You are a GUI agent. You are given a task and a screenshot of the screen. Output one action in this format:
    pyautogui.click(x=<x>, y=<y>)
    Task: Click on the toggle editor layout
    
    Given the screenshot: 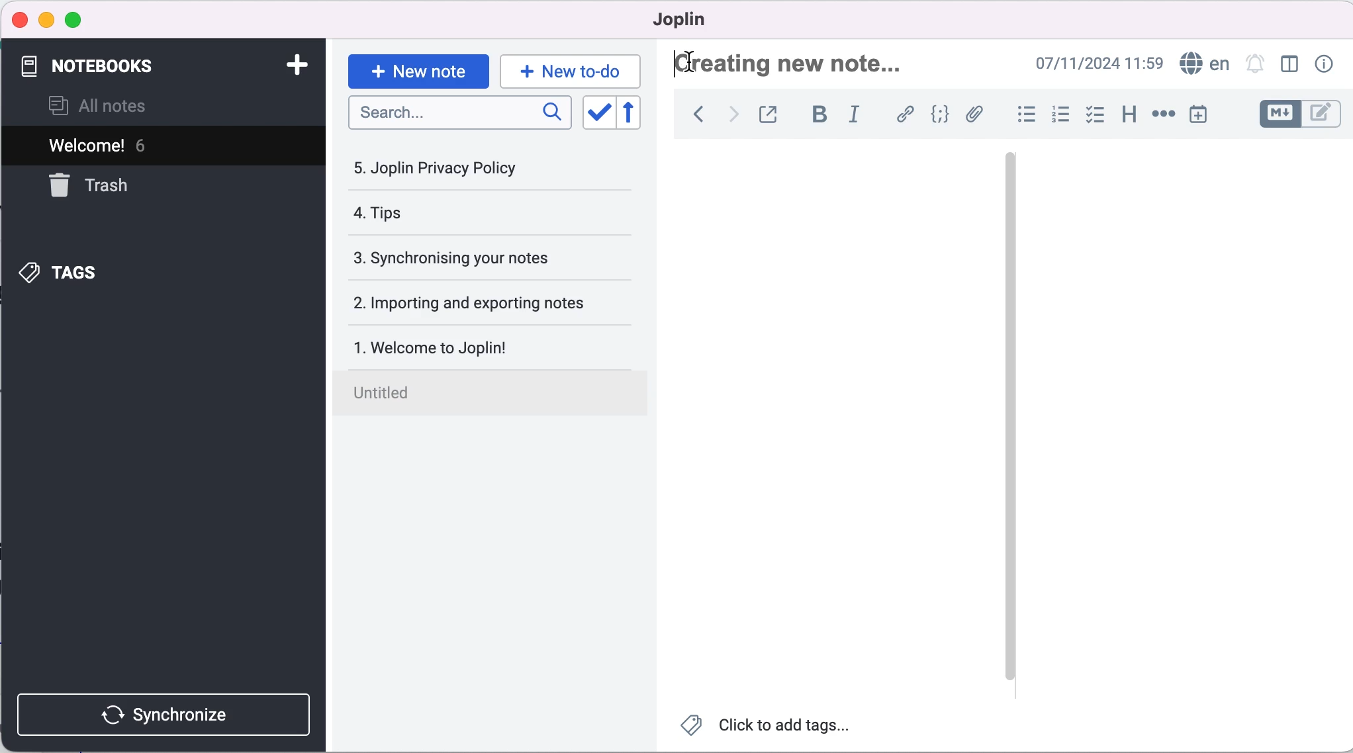 What is the action you would take?
    pyautogui.click(x=1289, y=65)
    